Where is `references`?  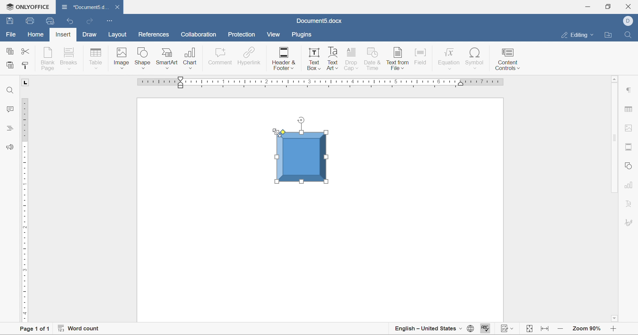 references is located at coordinates (154, 34).